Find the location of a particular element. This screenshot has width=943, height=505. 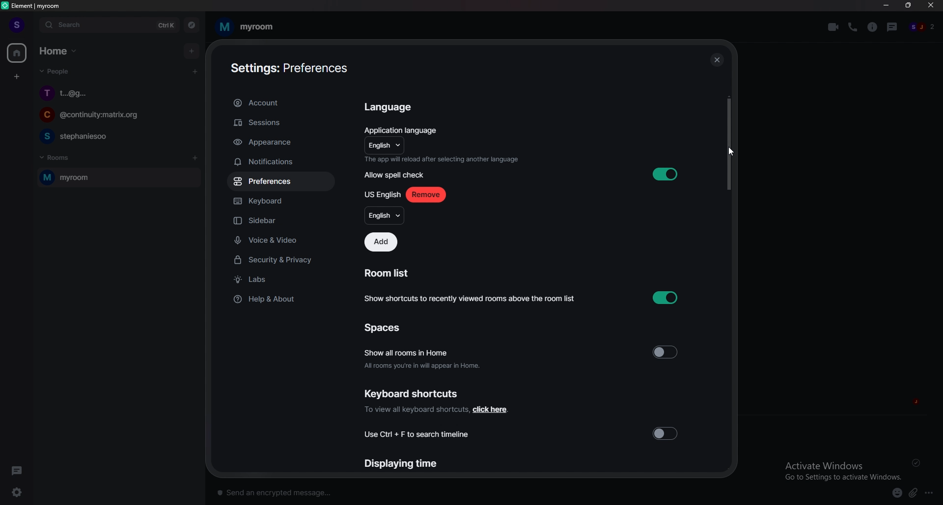

keyboard is located at coordinates (279, 202).